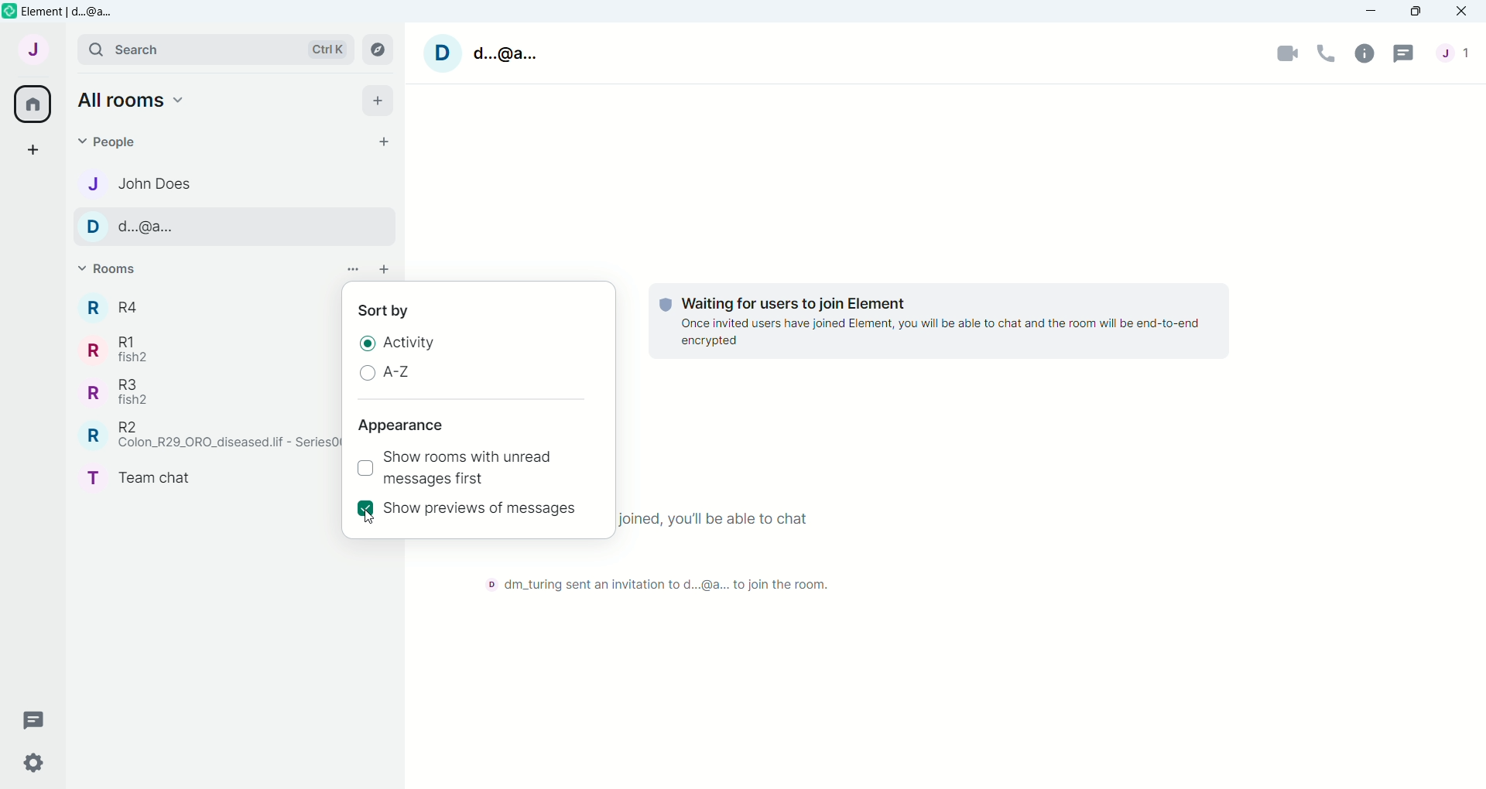 This screenshot has height=789, width=1486. Describe the element at coordinates (385, 270) in the screenshot. I see `add room` at that location.